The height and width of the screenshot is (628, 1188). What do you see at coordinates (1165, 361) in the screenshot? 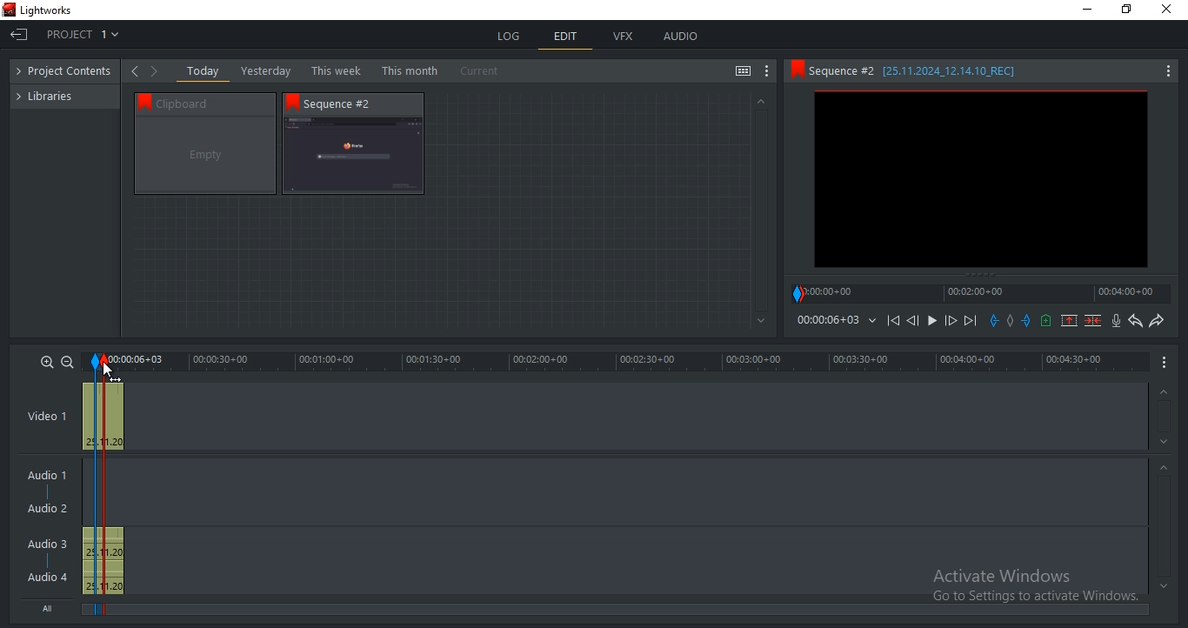
I see `show menu` at bounding box center [1165, 361].